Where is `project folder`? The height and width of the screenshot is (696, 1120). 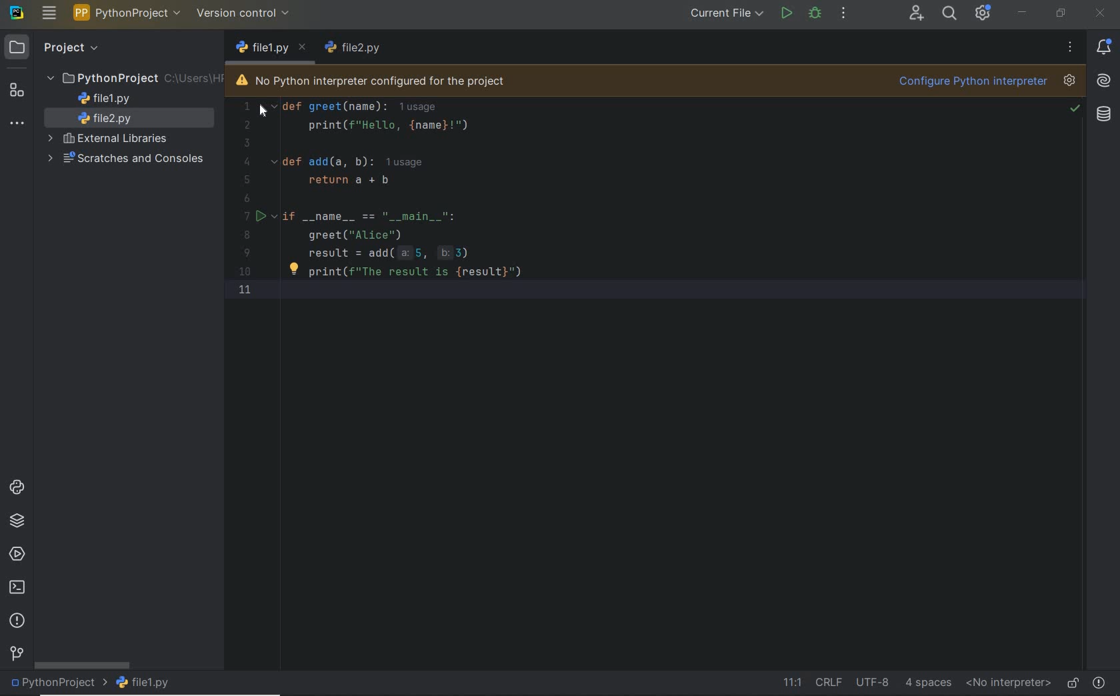
project folder is located at coordinates (133, 79).